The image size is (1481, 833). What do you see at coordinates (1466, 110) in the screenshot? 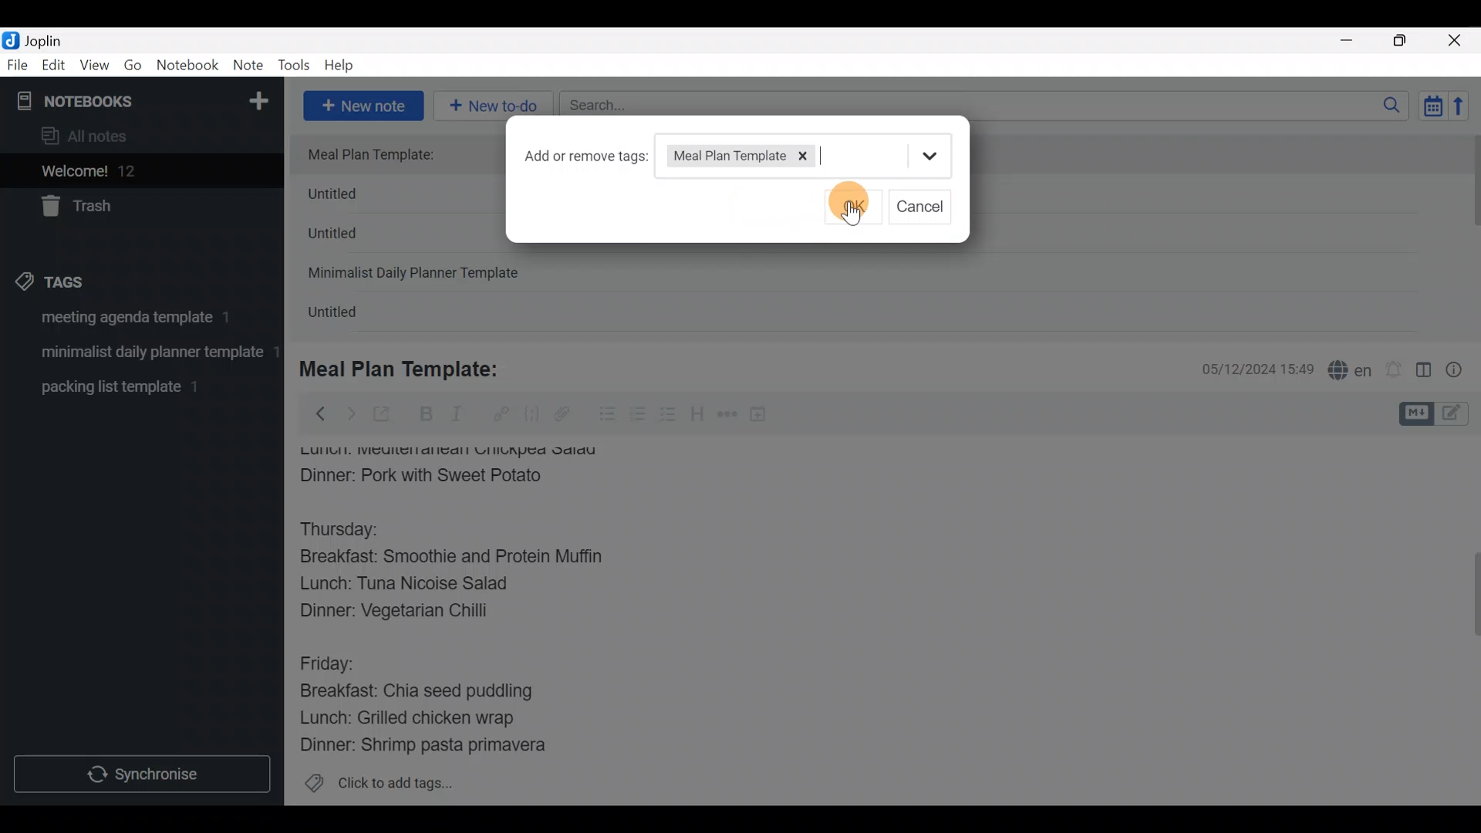
I see `Reverse sort` at bounding box center [1466, 110].